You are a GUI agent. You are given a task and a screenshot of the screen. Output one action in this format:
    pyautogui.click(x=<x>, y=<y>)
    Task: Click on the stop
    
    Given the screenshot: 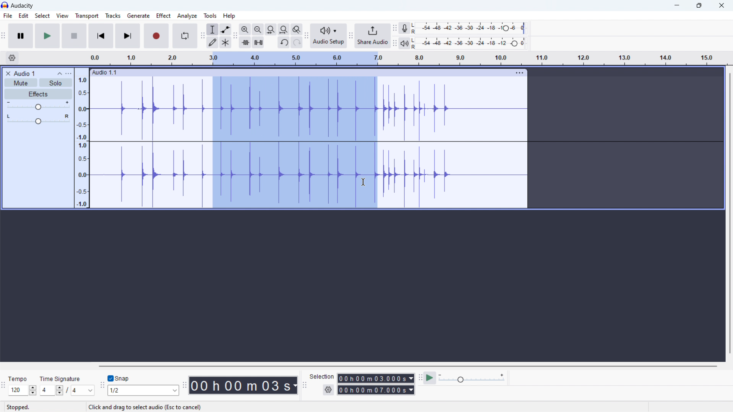 What is the action you would take?
    pyautogui.click(x=75, y=36)
    